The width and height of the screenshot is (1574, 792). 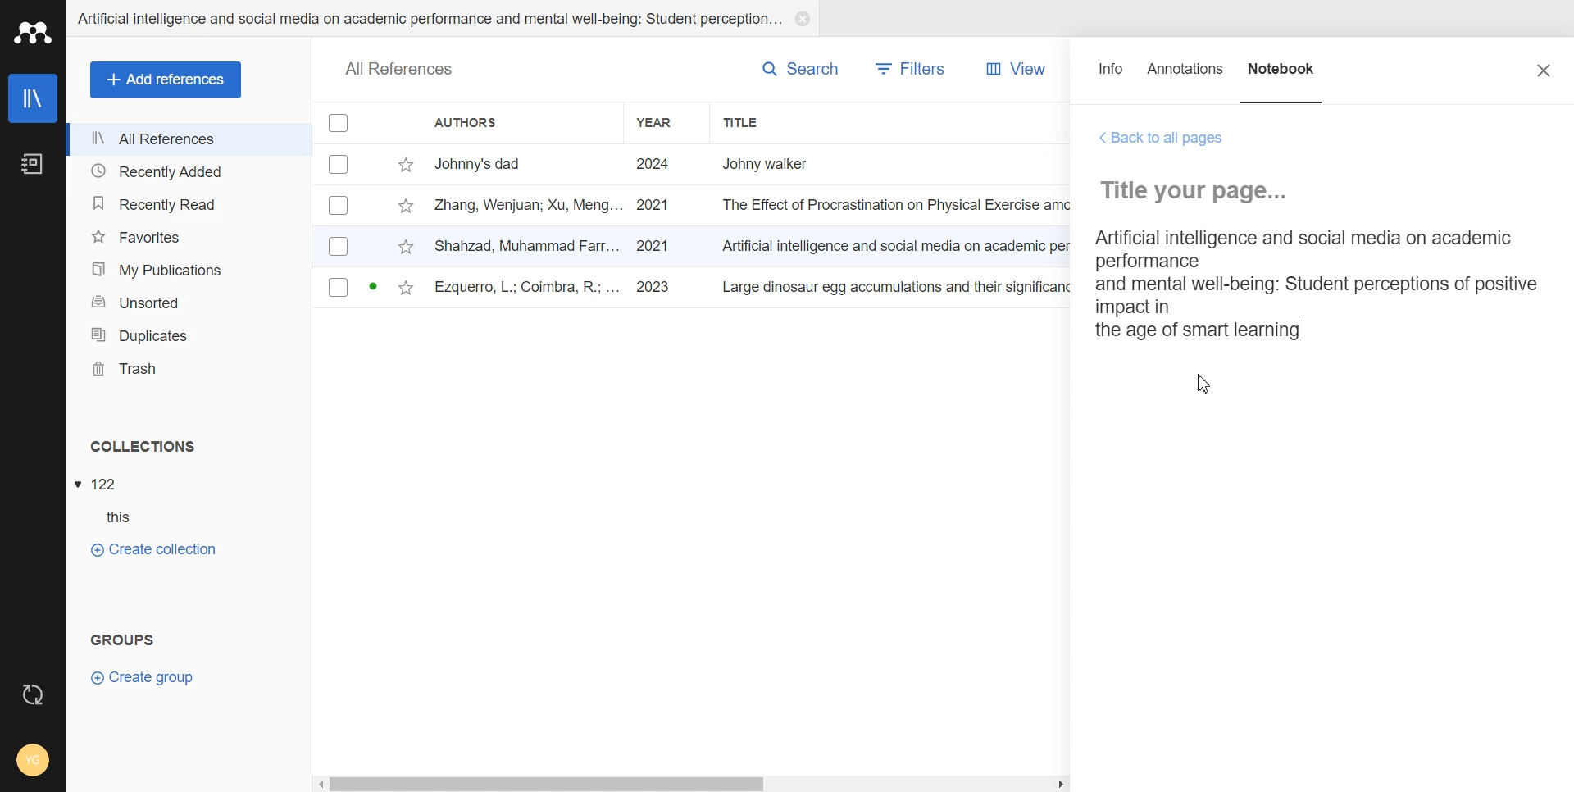 What do you see at coordinates (339, 287) in the screenshot?
I see `Checkbox` at bounding box center [339, 287].